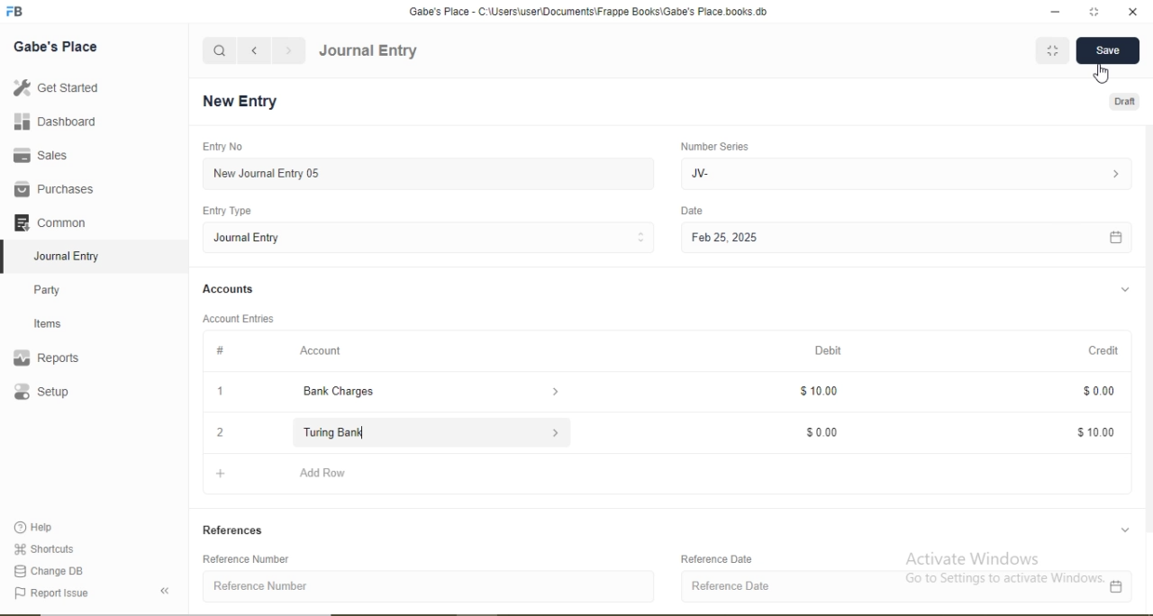 The image size is (1153, 616). Describe the element at coordinates (1050, 50) in the screenshot. I see `MINIMIZE WINDOW` at that location.